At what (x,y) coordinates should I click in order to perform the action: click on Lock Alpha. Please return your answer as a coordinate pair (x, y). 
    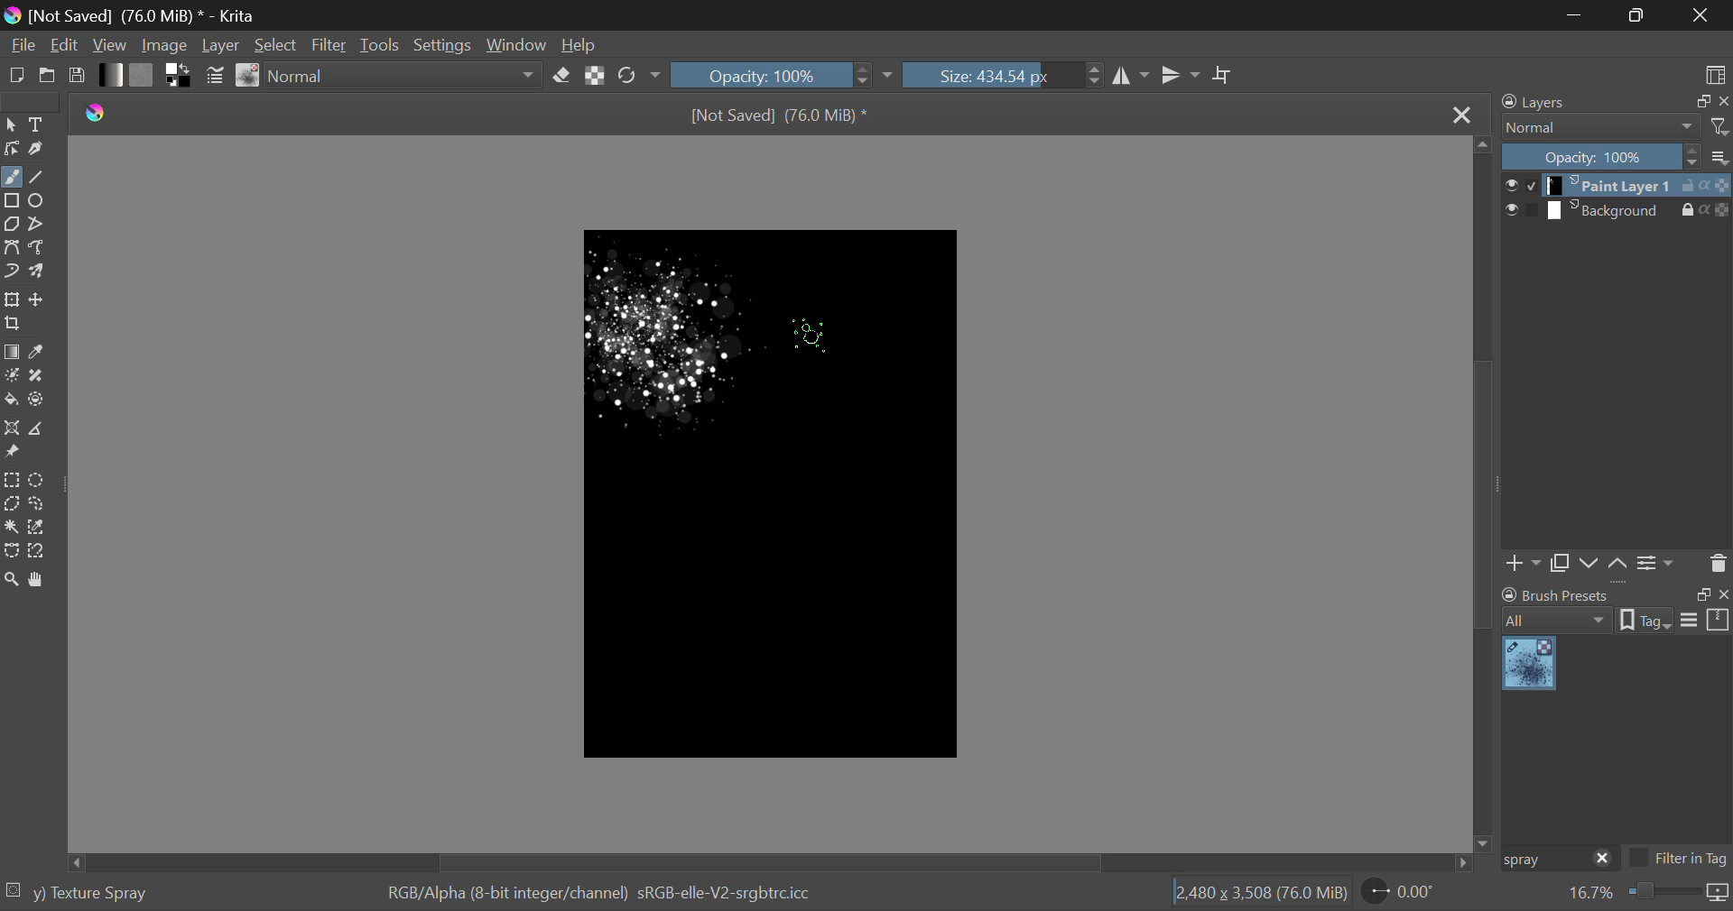
    Looking at the image, I should click on (596, 75).